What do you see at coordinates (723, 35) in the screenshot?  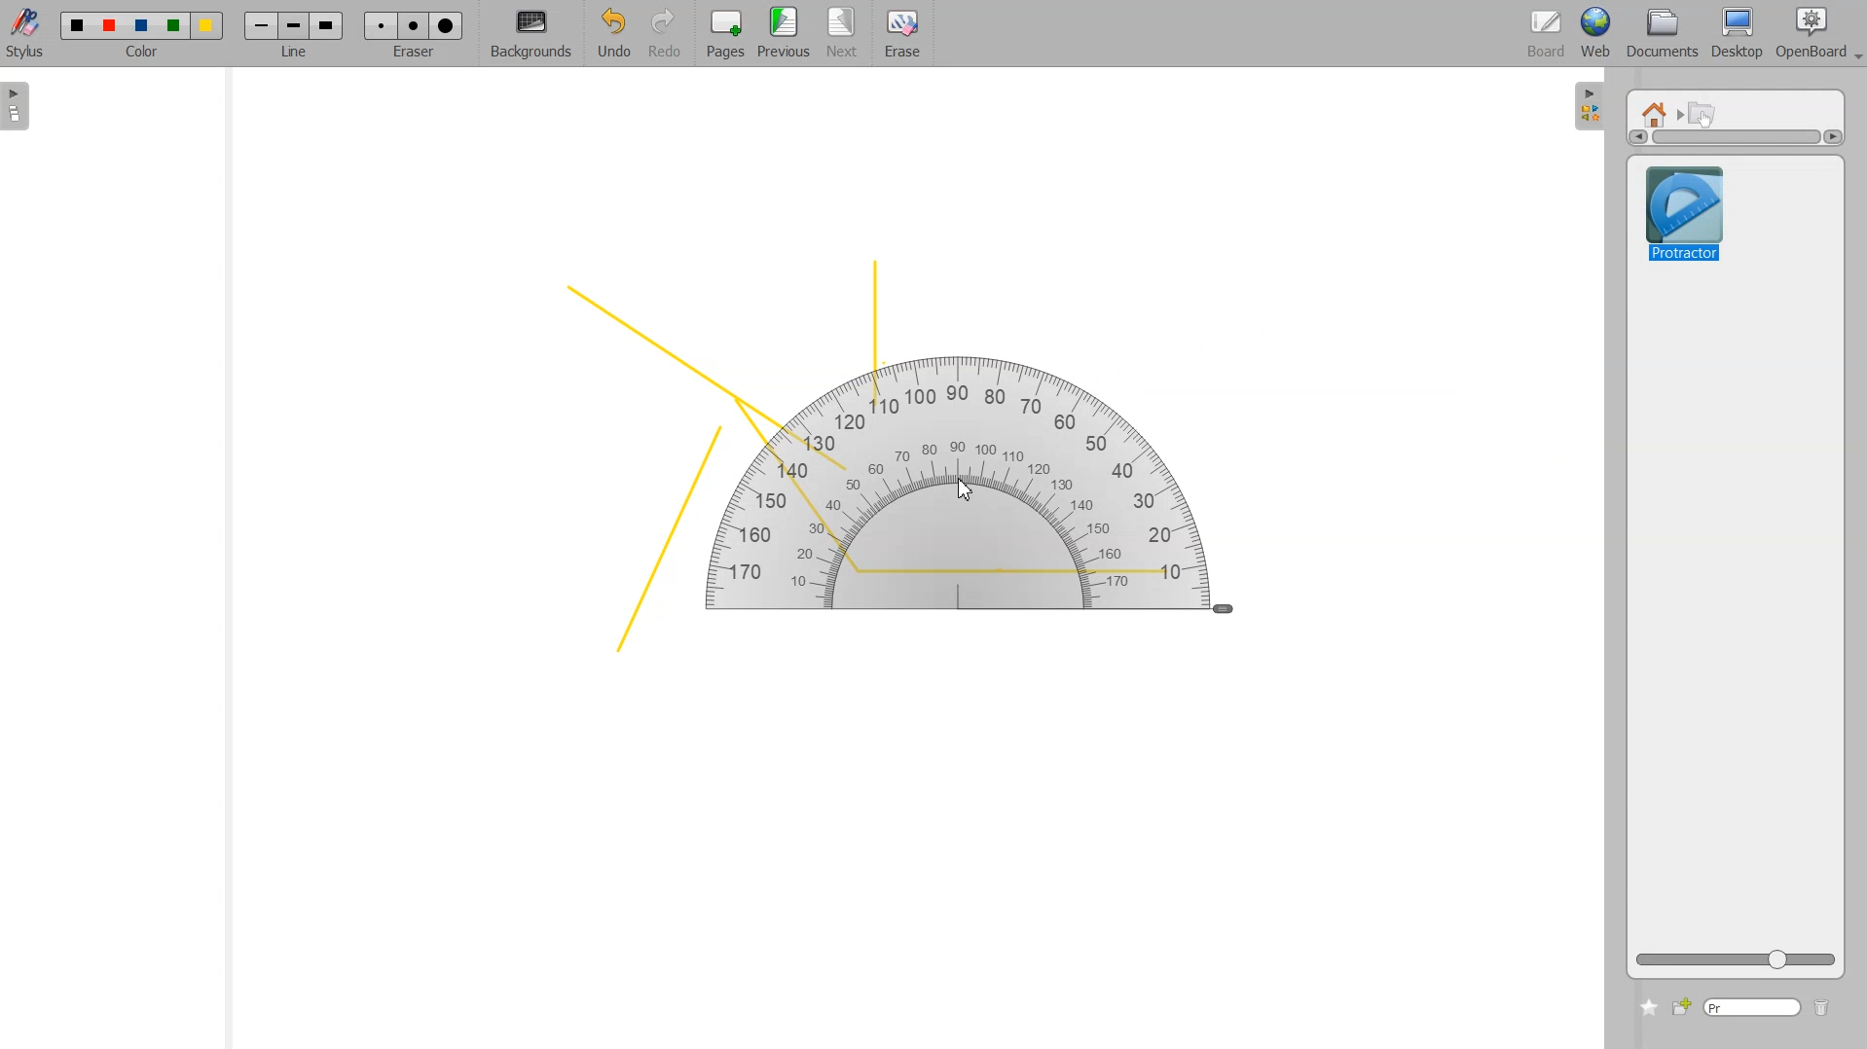 I see `Pages` at bounding box center [723, 35].